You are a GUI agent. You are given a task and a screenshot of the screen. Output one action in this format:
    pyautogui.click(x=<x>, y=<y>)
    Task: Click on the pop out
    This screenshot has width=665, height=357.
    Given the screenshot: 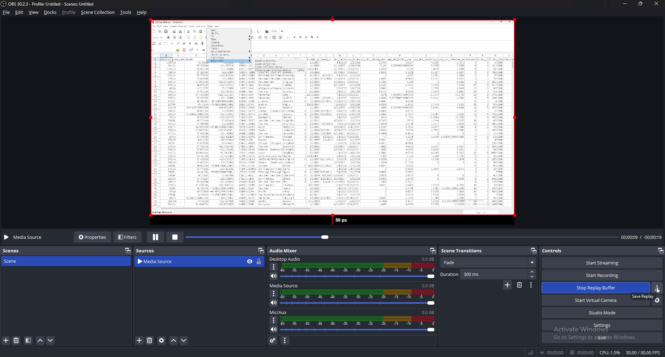 What is the action you would take?
    pyautogui.click(x=261, y=251)
    